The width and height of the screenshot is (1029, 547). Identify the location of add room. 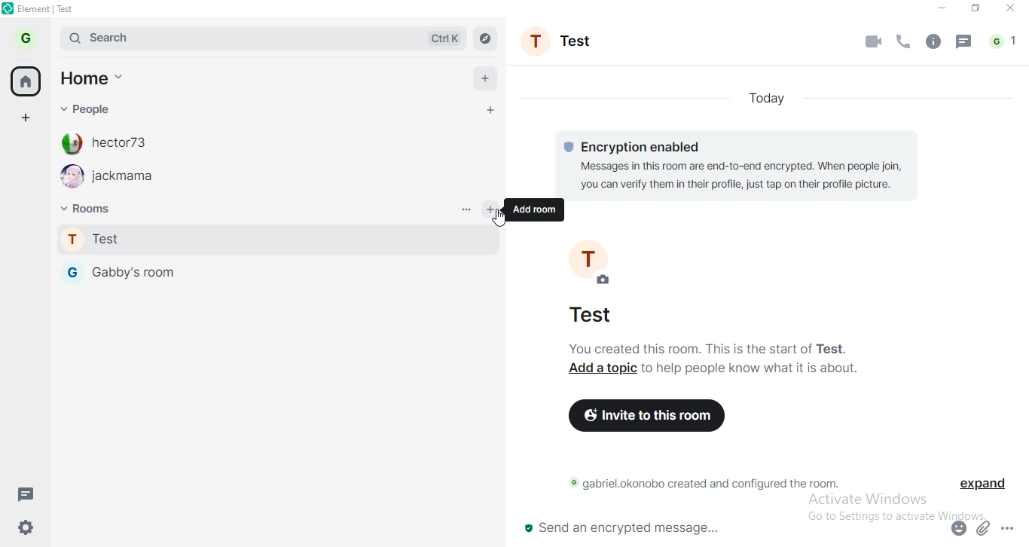
(491, 209).